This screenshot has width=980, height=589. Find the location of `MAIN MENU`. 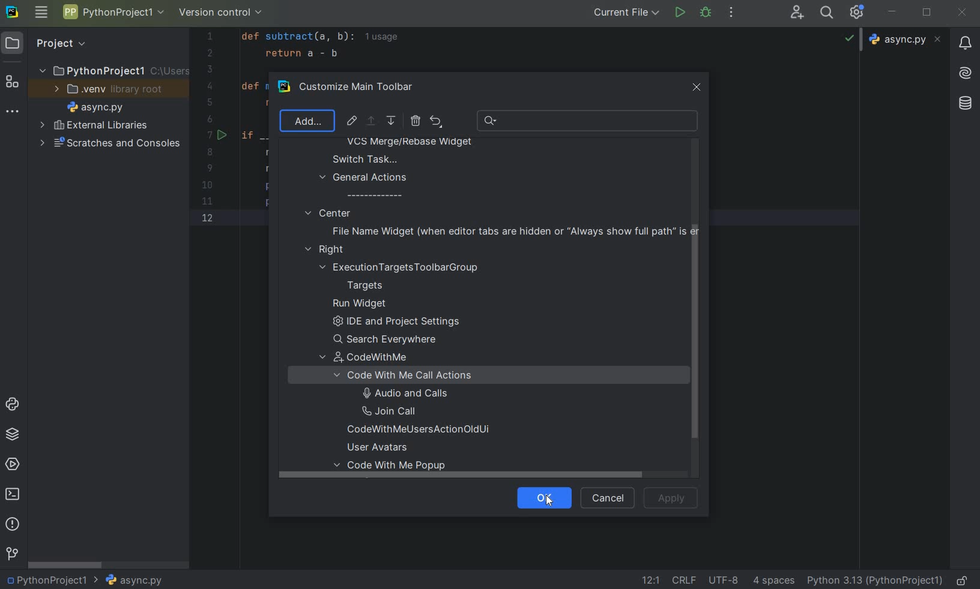

MAIN MENU is located at coordinates (40, 13).